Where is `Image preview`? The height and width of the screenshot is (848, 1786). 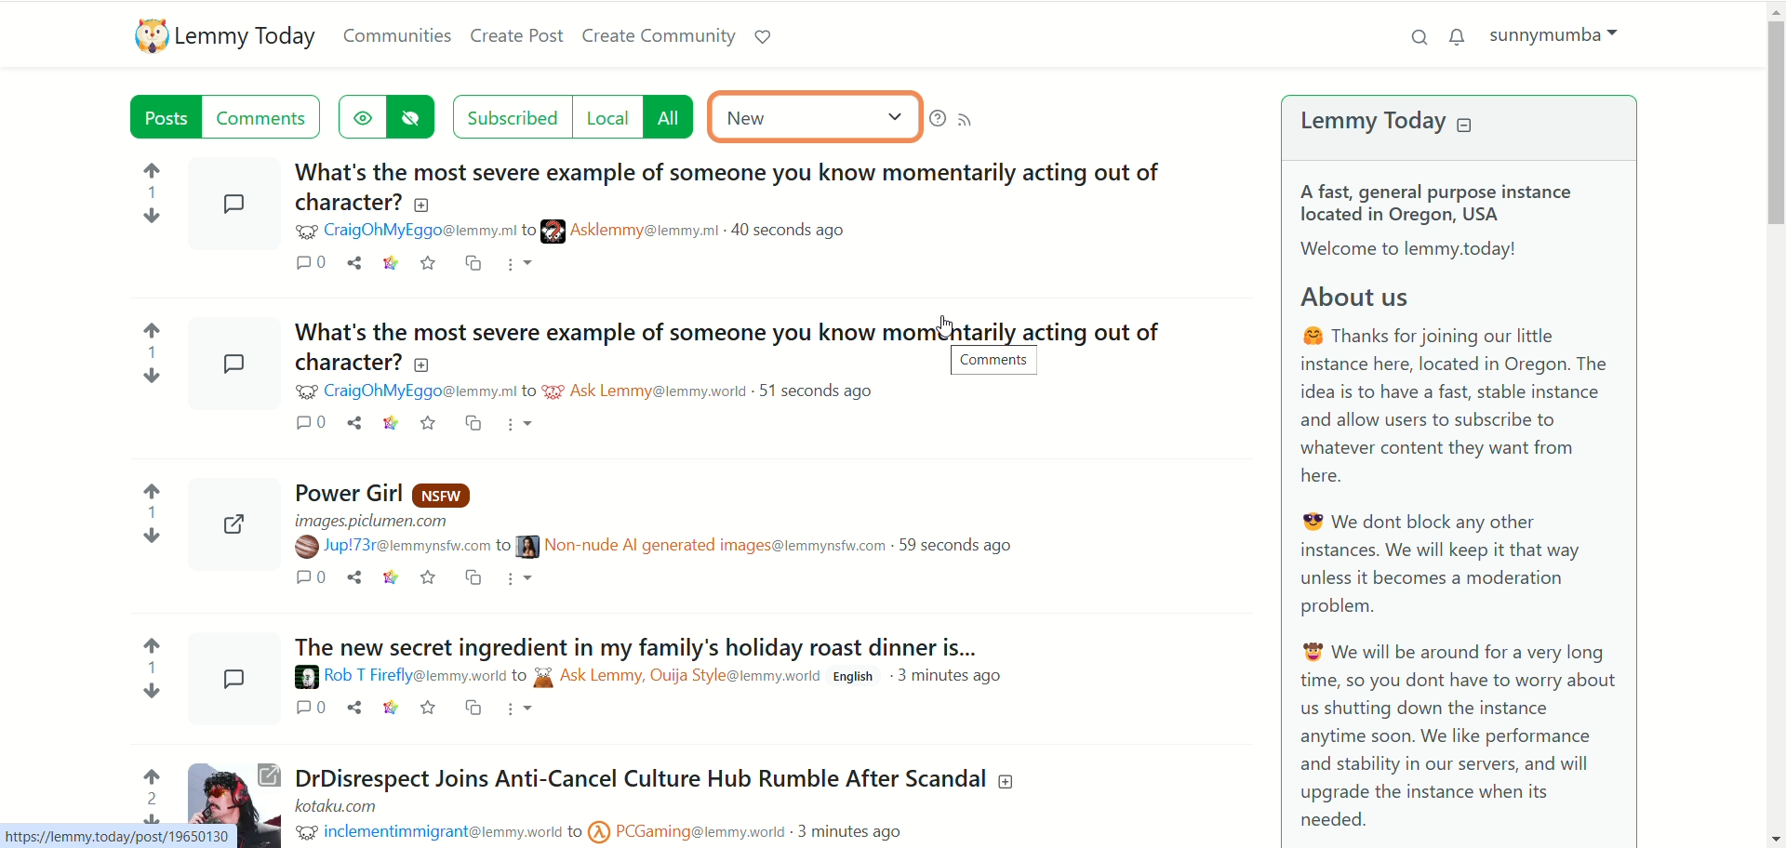 Image preview is located at coordinates (233, 202).